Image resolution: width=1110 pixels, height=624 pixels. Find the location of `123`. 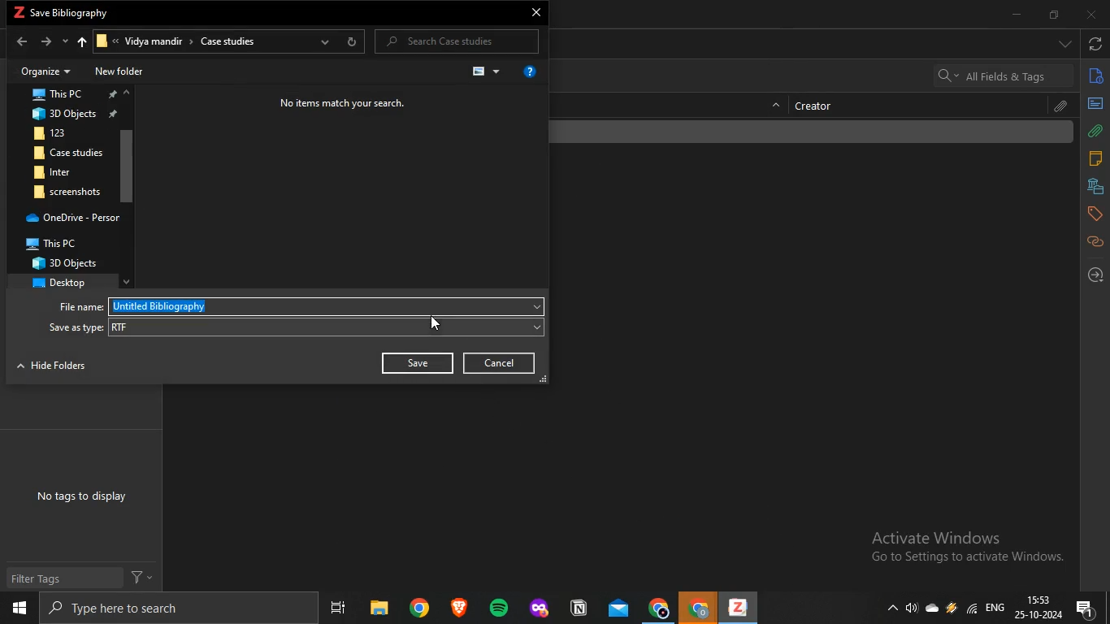

123 is located at coordinates (64, 135).